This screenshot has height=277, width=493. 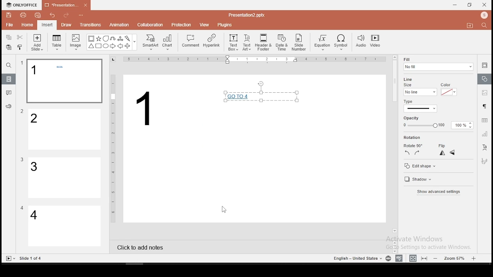 I want to click on image settings, so click(x=484, y=93).